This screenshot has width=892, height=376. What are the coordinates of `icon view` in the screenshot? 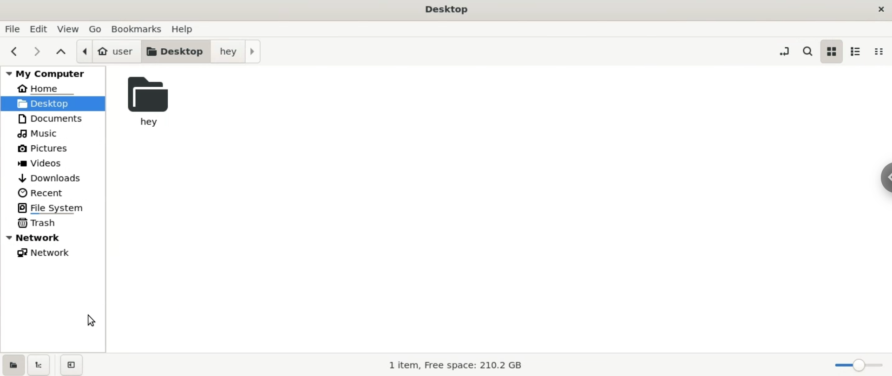 It's located at (833, 51).